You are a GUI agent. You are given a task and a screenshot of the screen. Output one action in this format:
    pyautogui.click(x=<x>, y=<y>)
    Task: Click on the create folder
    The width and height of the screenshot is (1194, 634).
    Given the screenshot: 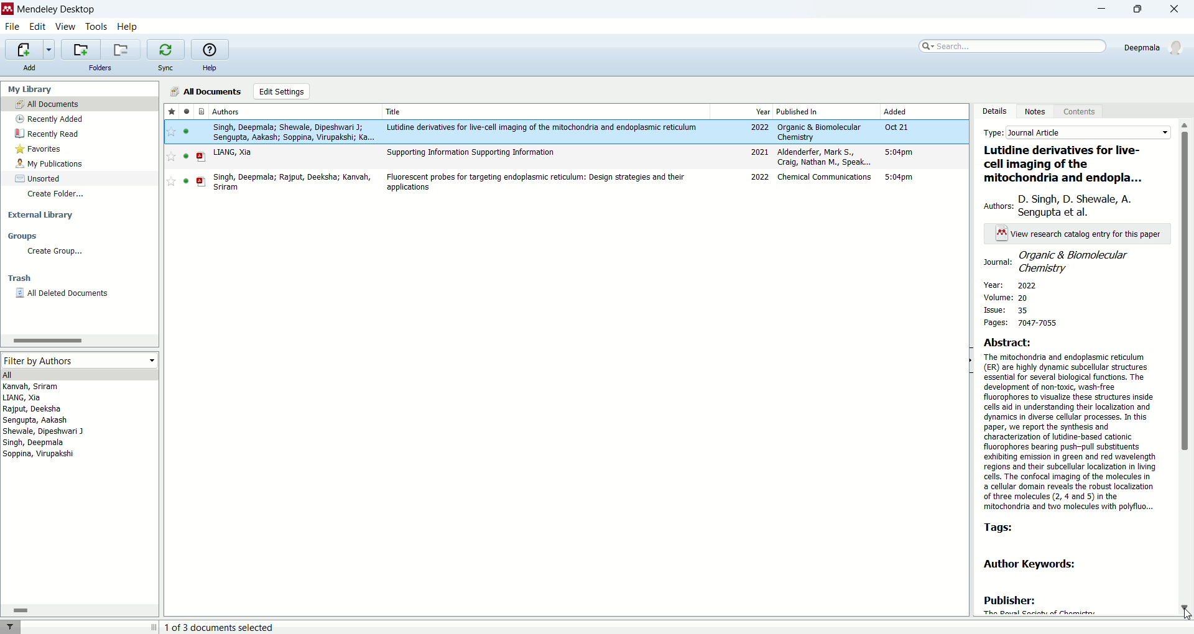 What is the action you would take?
    pyautogui.click(x=58, y=195)
    